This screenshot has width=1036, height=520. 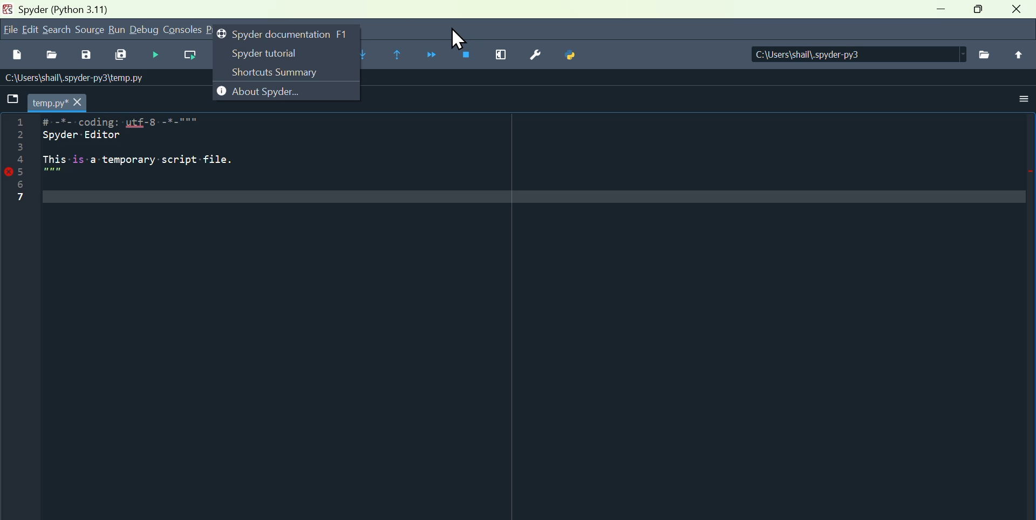 I want to click on Start debugging, so click(x=156, y=56).